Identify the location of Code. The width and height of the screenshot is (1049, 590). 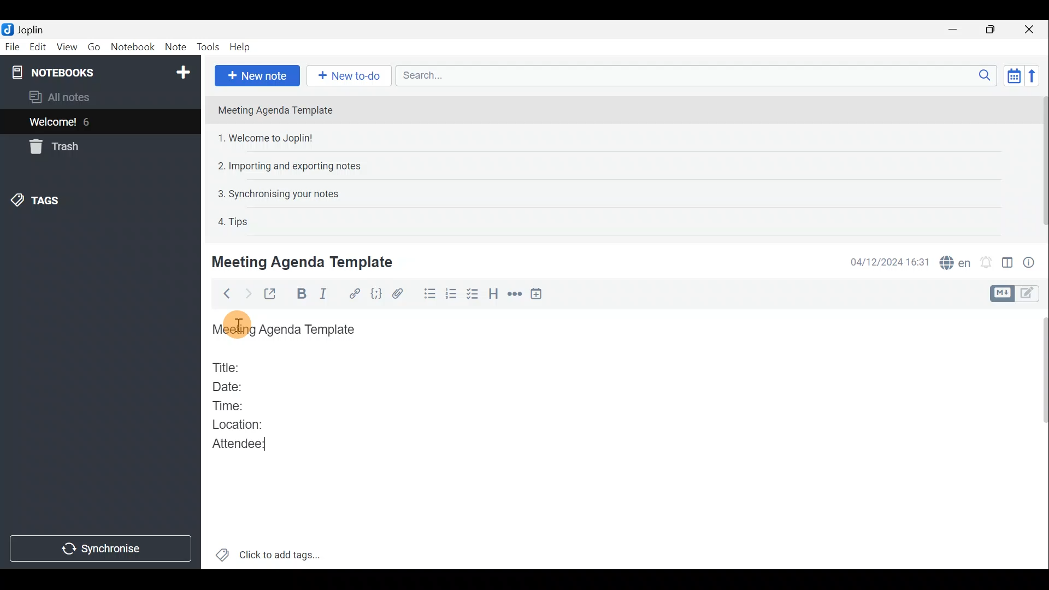
(378, 296).